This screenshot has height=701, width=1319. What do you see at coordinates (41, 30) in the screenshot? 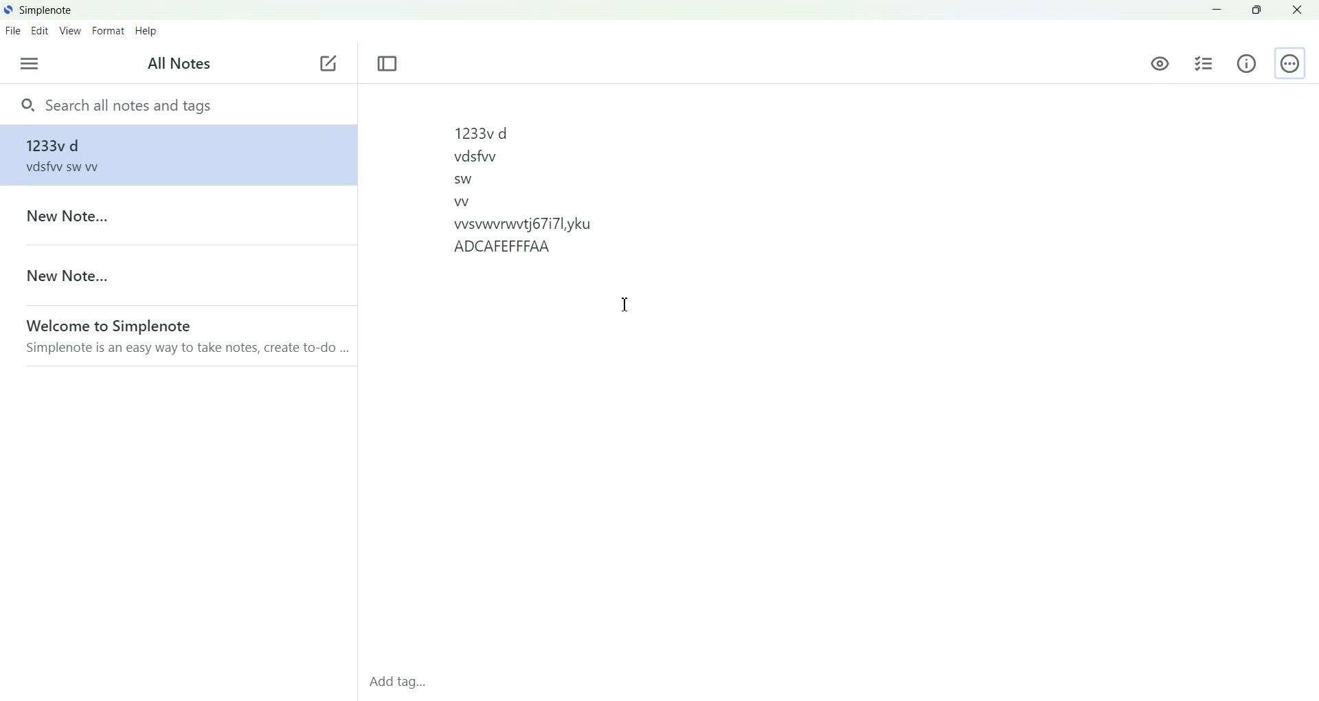
I see `Edit` at bounding box center [41, 30].